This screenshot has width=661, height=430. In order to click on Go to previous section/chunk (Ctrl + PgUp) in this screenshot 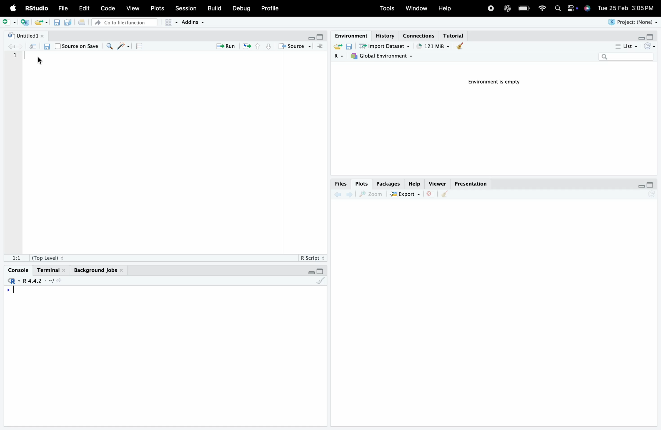, I will do `click(258, 47)`.